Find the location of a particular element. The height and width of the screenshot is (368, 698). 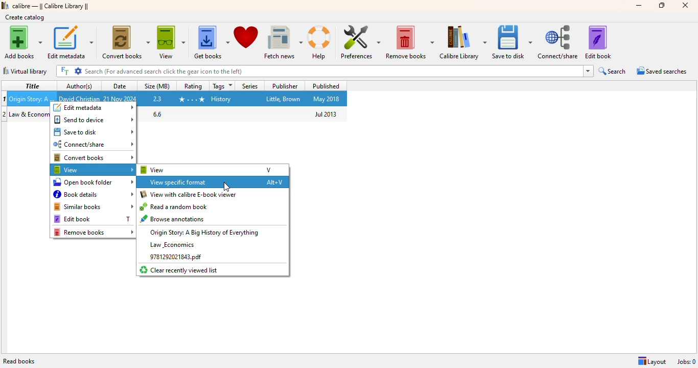

logo is located at coordinates (5, 6).